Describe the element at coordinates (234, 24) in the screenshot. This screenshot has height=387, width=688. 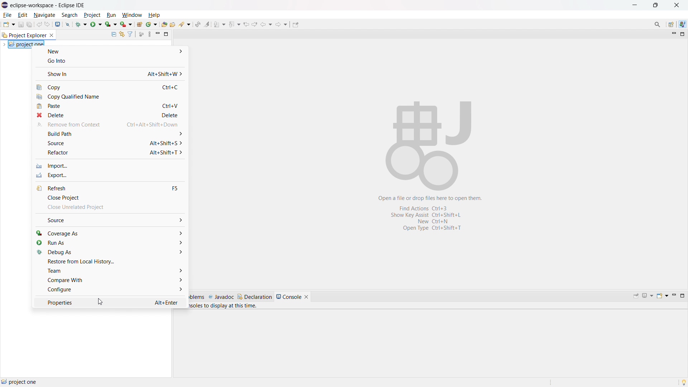
I see `previous annotation` at that location.